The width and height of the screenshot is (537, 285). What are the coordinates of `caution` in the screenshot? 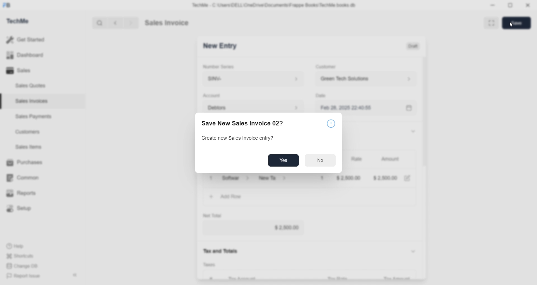 It's located at (331, 123).